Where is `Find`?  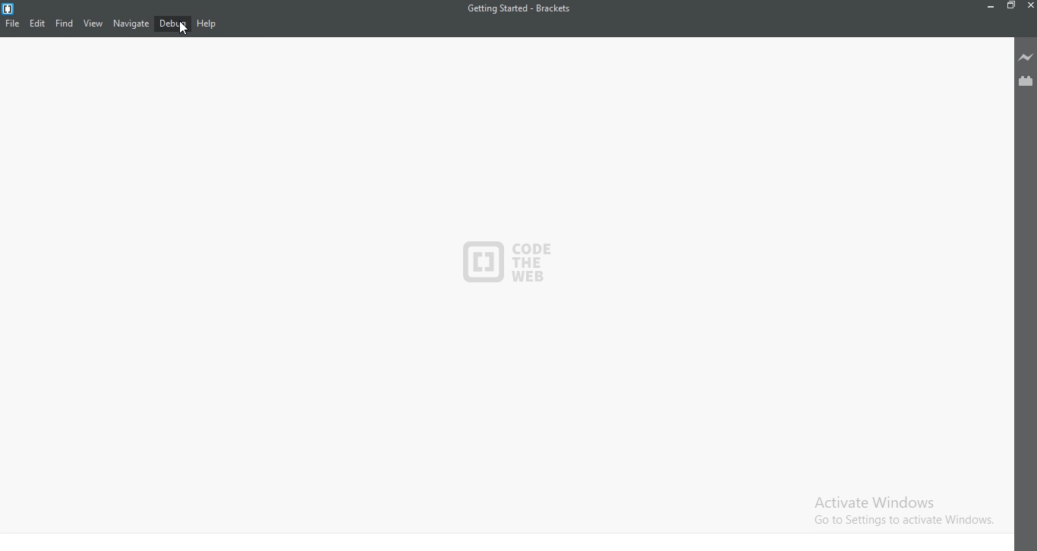
Find is located at coordinates (64, 23).